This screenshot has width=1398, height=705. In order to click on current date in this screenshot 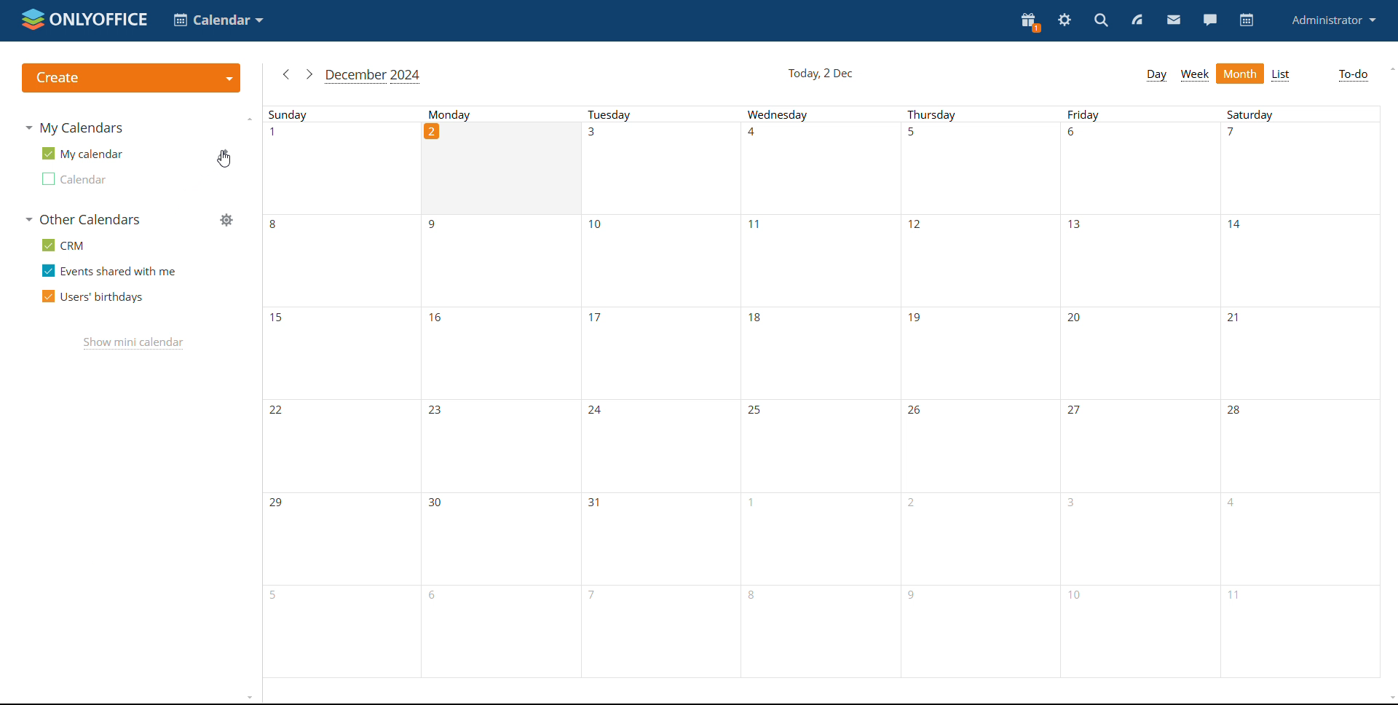, I will do `click(821, 74)`.